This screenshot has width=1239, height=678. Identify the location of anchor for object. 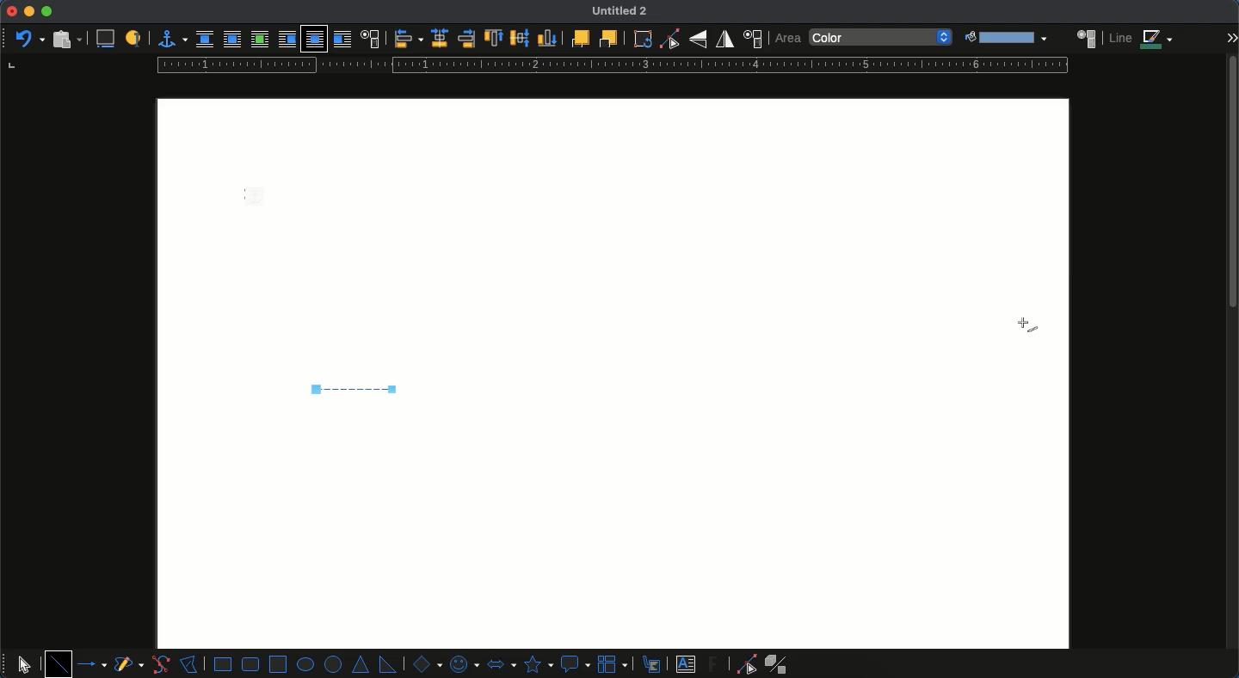
(168, 39).